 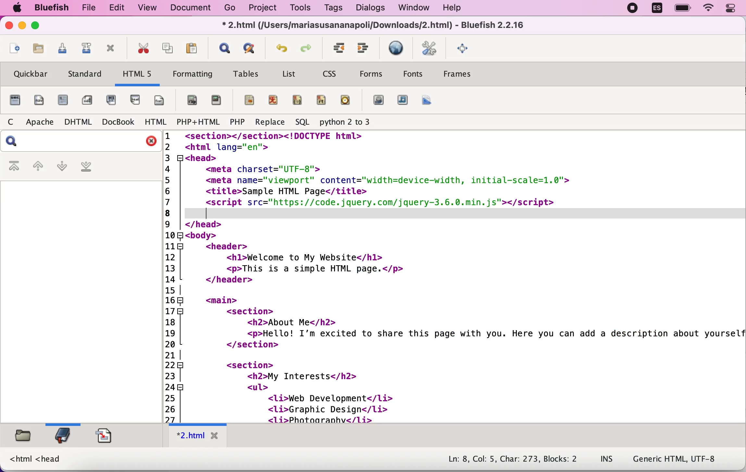 I want to click on tools, so click(x=303, y=8).